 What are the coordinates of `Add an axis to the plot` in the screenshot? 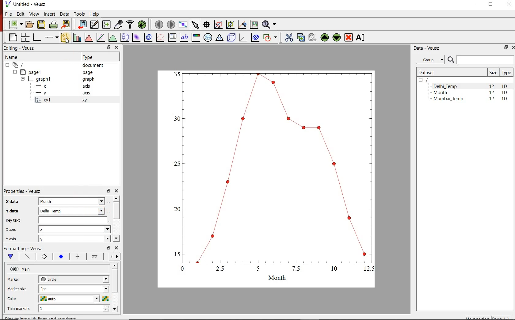 It's located at (51, 37).